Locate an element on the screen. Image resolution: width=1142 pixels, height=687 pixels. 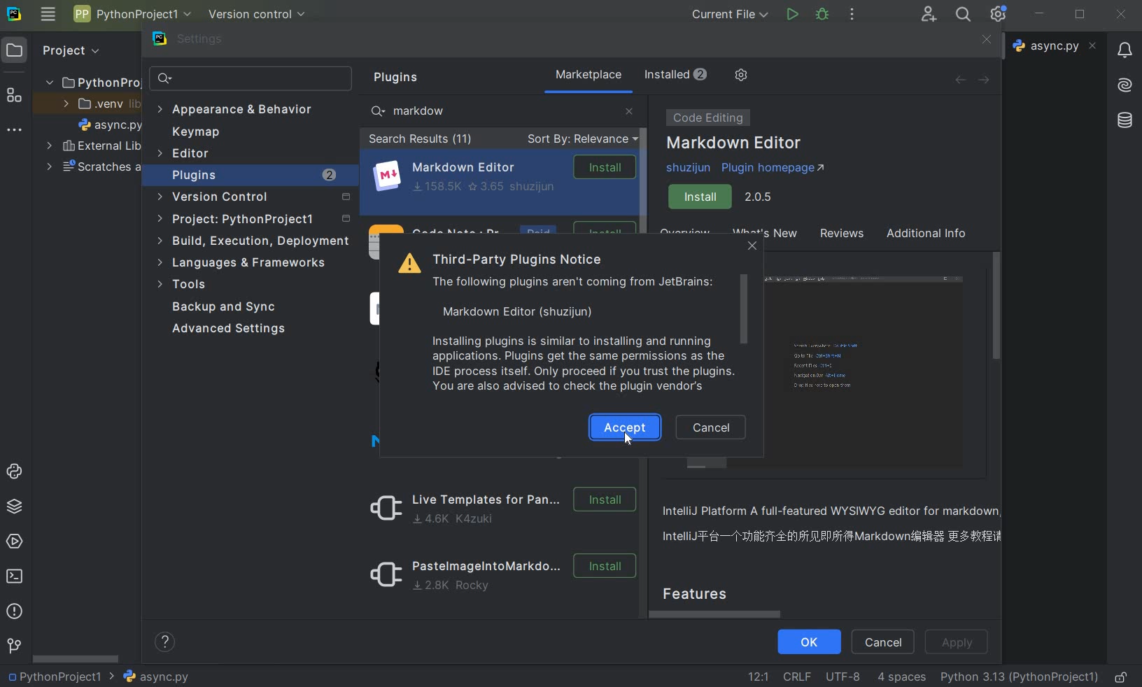
pastelmageintomarkdown is located at coordinates (498, 577).